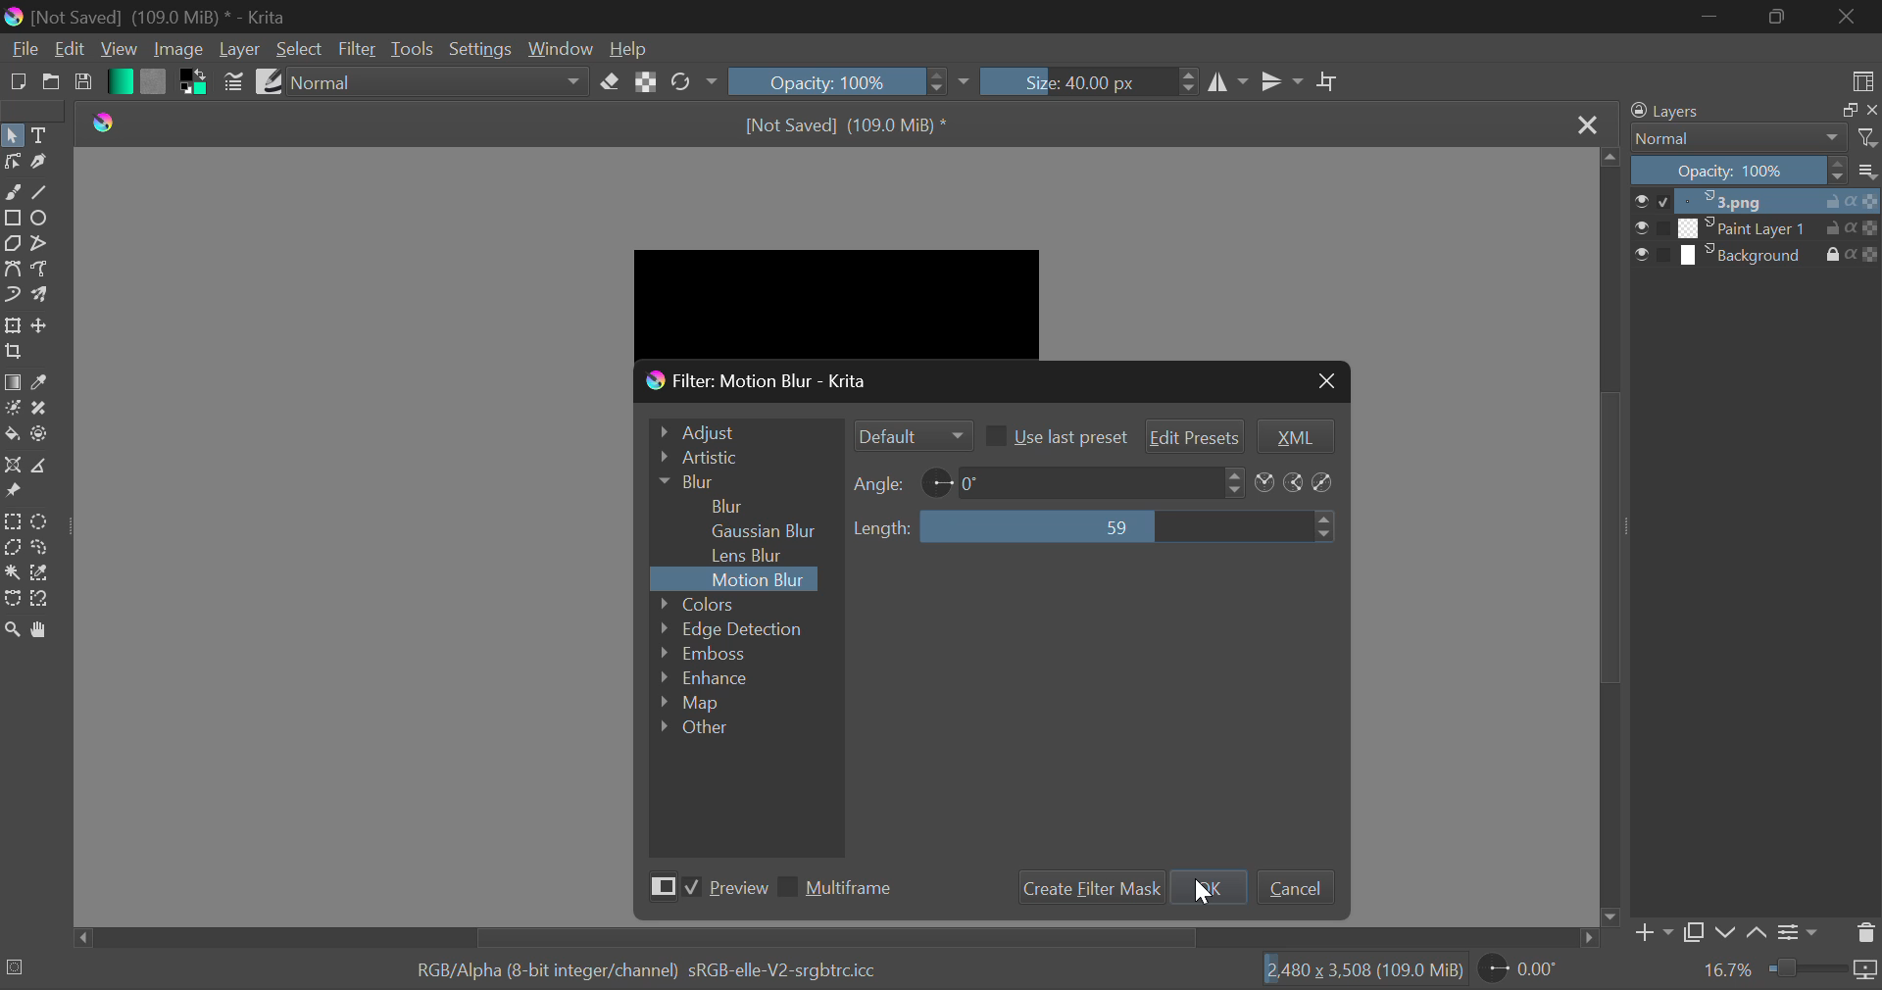  What do you see at coordinates (41, 437) in the screenshot?
I see `Enclose and Fill` at bounding box center [41, 437].